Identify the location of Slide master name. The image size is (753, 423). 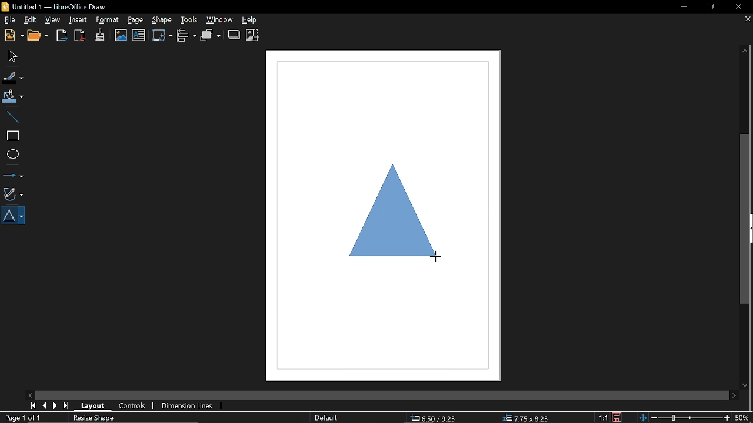
(326, 418).